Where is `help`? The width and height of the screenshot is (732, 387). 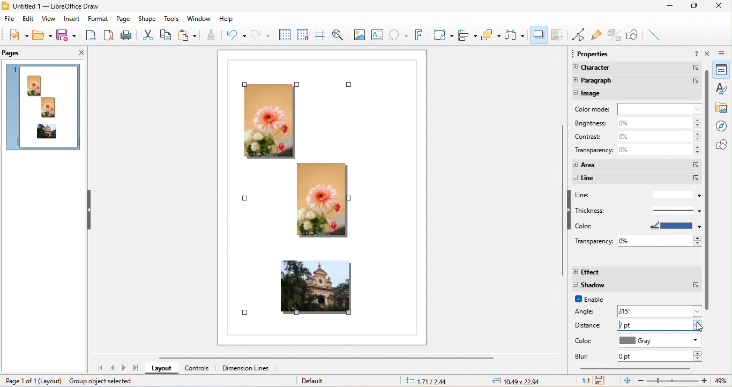 help is located at coordinates (225, 20).